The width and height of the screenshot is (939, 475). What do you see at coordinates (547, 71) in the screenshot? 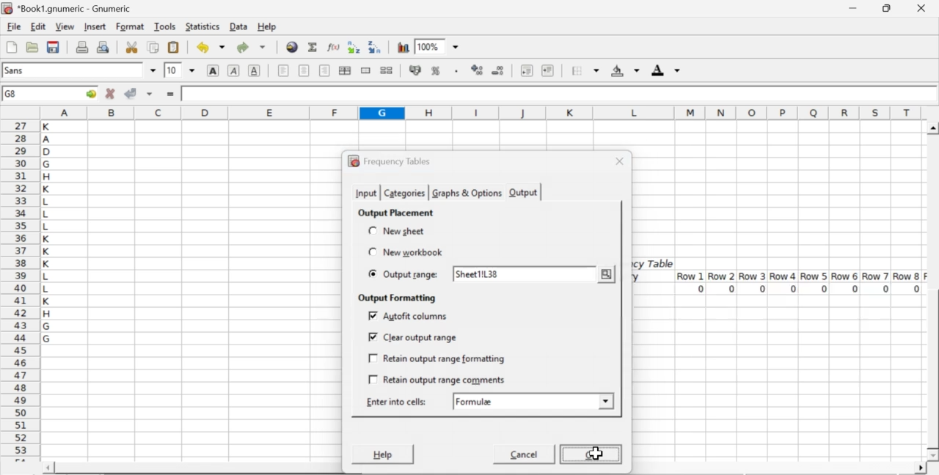
I see `increase indent` at bounding box center [547, 71].